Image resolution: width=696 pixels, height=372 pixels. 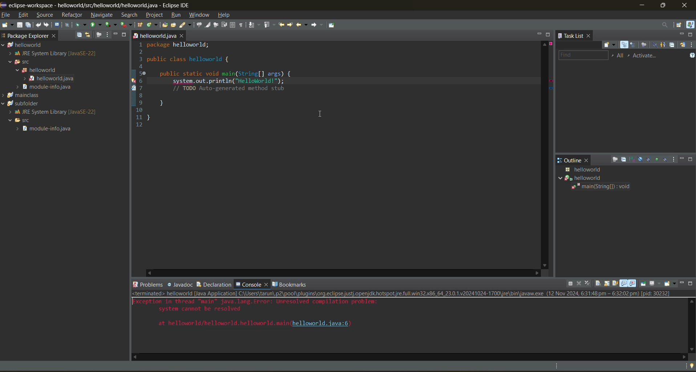 What do you see at coordinates (21, 61) in the screenshot?
I see `SFC` at bounding box center [21, 61].